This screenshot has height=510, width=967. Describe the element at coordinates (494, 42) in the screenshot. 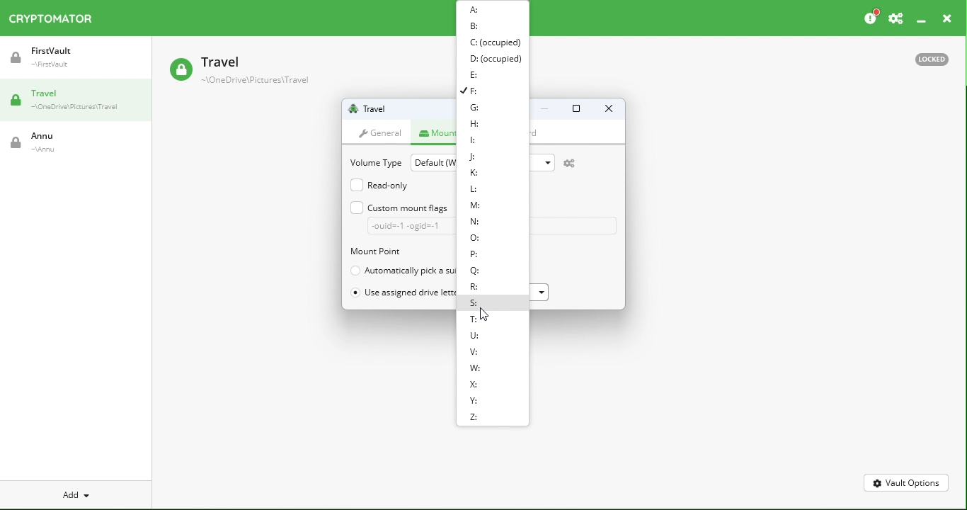

I see `C:` at that location.